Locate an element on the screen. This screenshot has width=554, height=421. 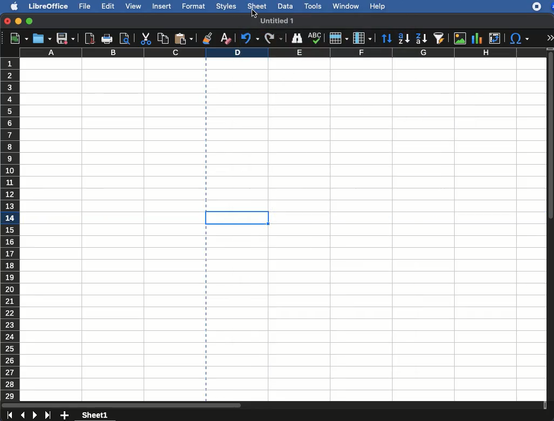
new is located at coordinates (16, 39).